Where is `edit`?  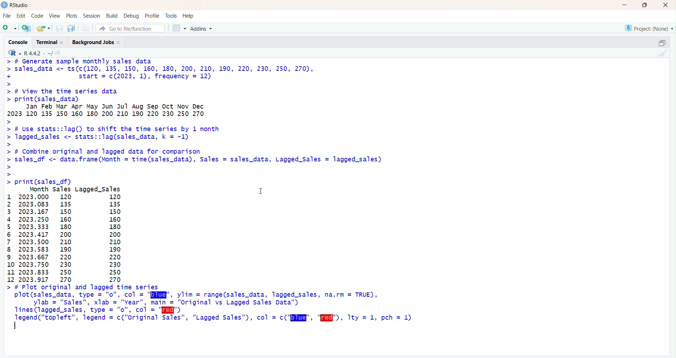 edit is located at coordinates (21, 16).